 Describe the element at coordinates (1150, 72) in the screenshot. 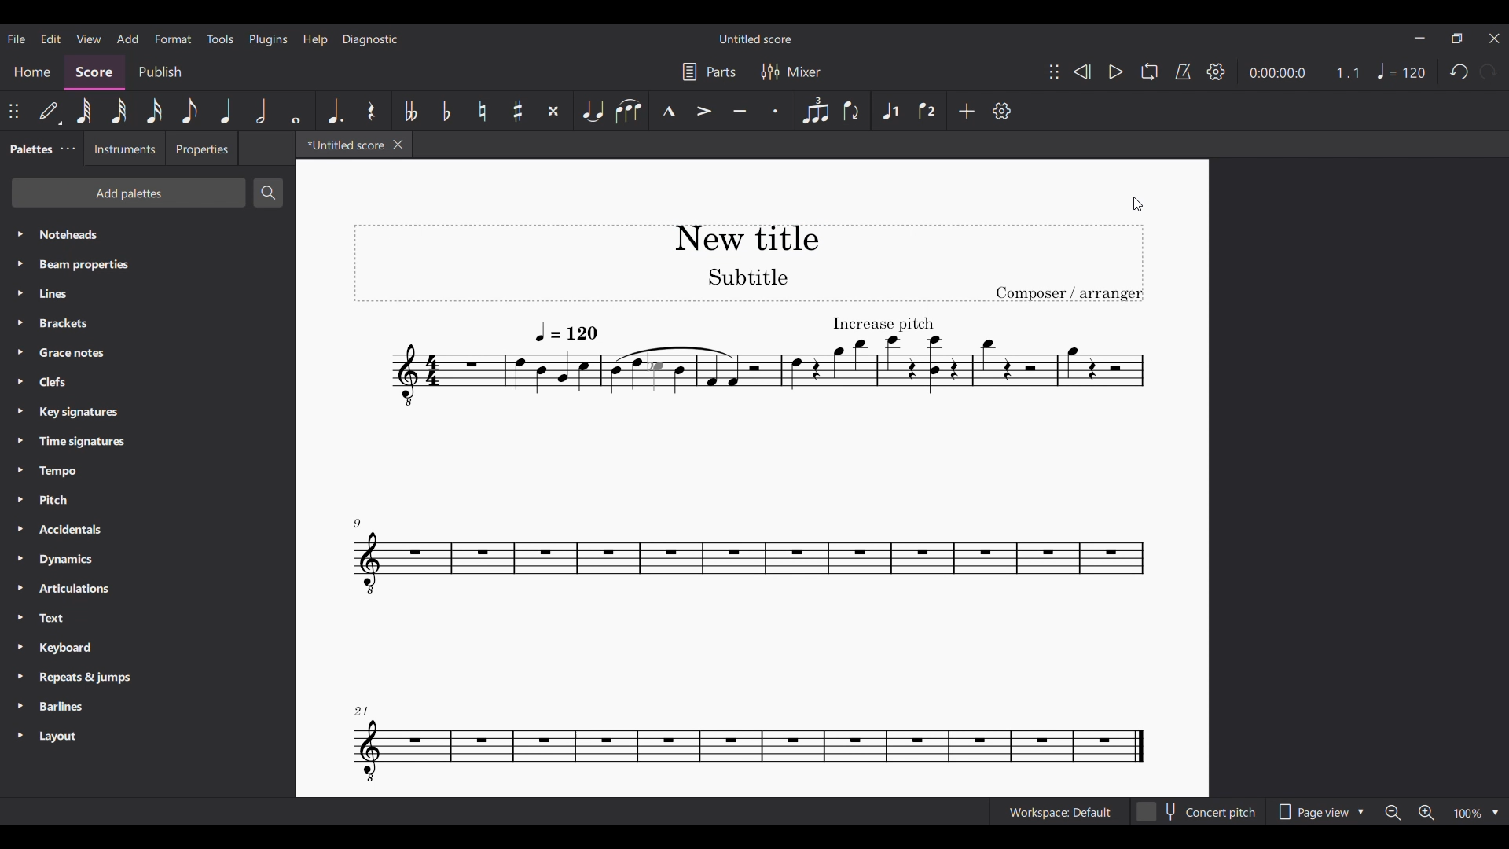

I see `Loop playback` at that location.